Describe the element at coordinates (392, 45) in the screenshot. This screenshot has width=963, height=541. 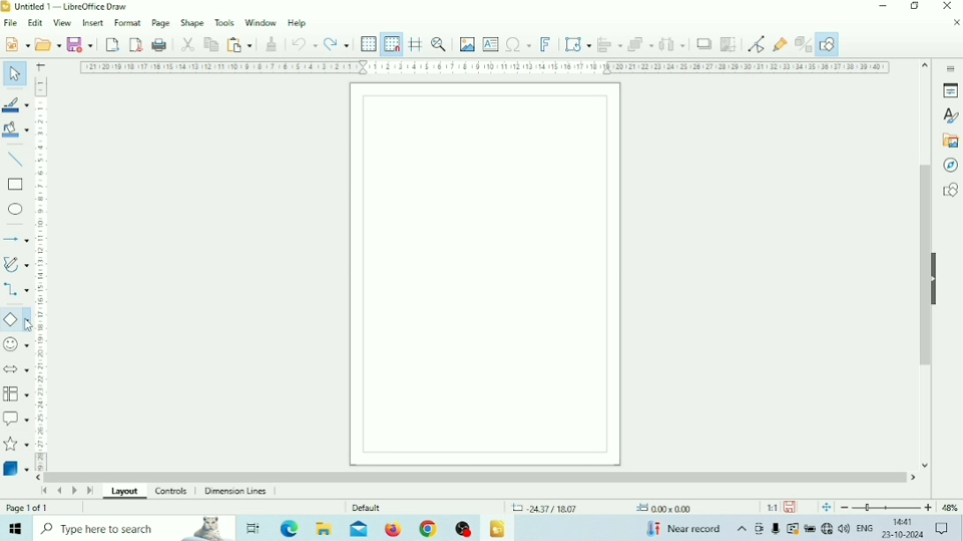
I see `Snap to Grid` at that location.